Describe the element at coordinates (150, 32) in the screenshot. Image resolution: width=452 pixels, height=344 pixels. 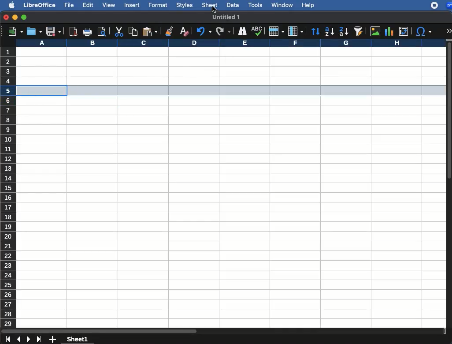
I see `paste` at that location.